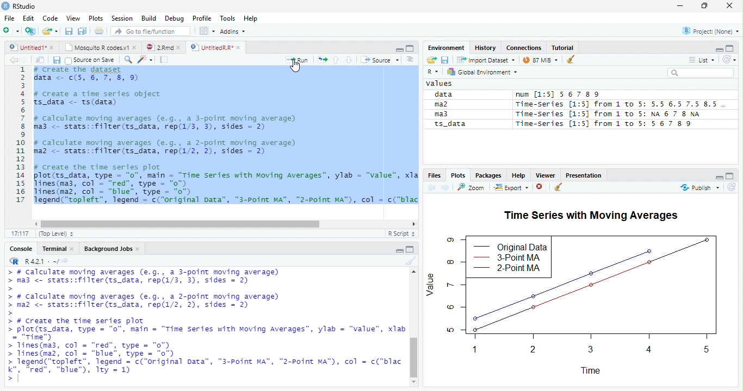 The width and height of the screenshot is (743, 391). I want to click on minimize, so click(410, 249).